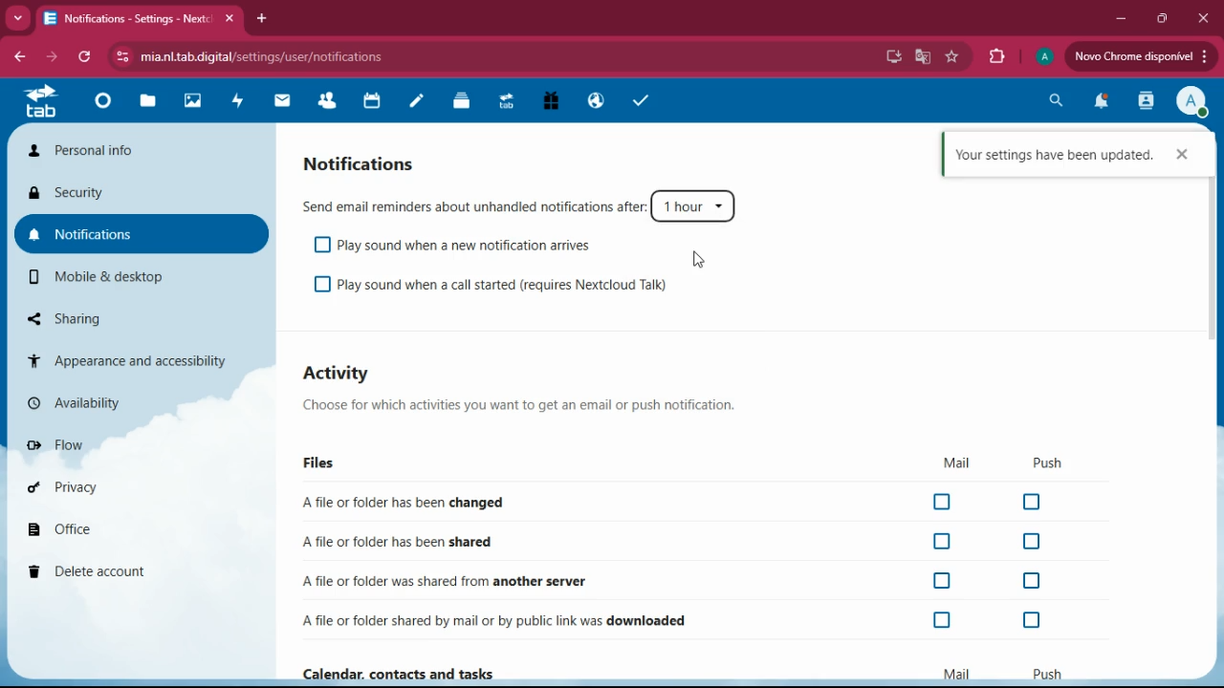 The width and height of the screenshot is (1224, 688). What do you see at coordinates (103, 318) in the screenshot?
I see `sharing` at bounding box center [103, 318].